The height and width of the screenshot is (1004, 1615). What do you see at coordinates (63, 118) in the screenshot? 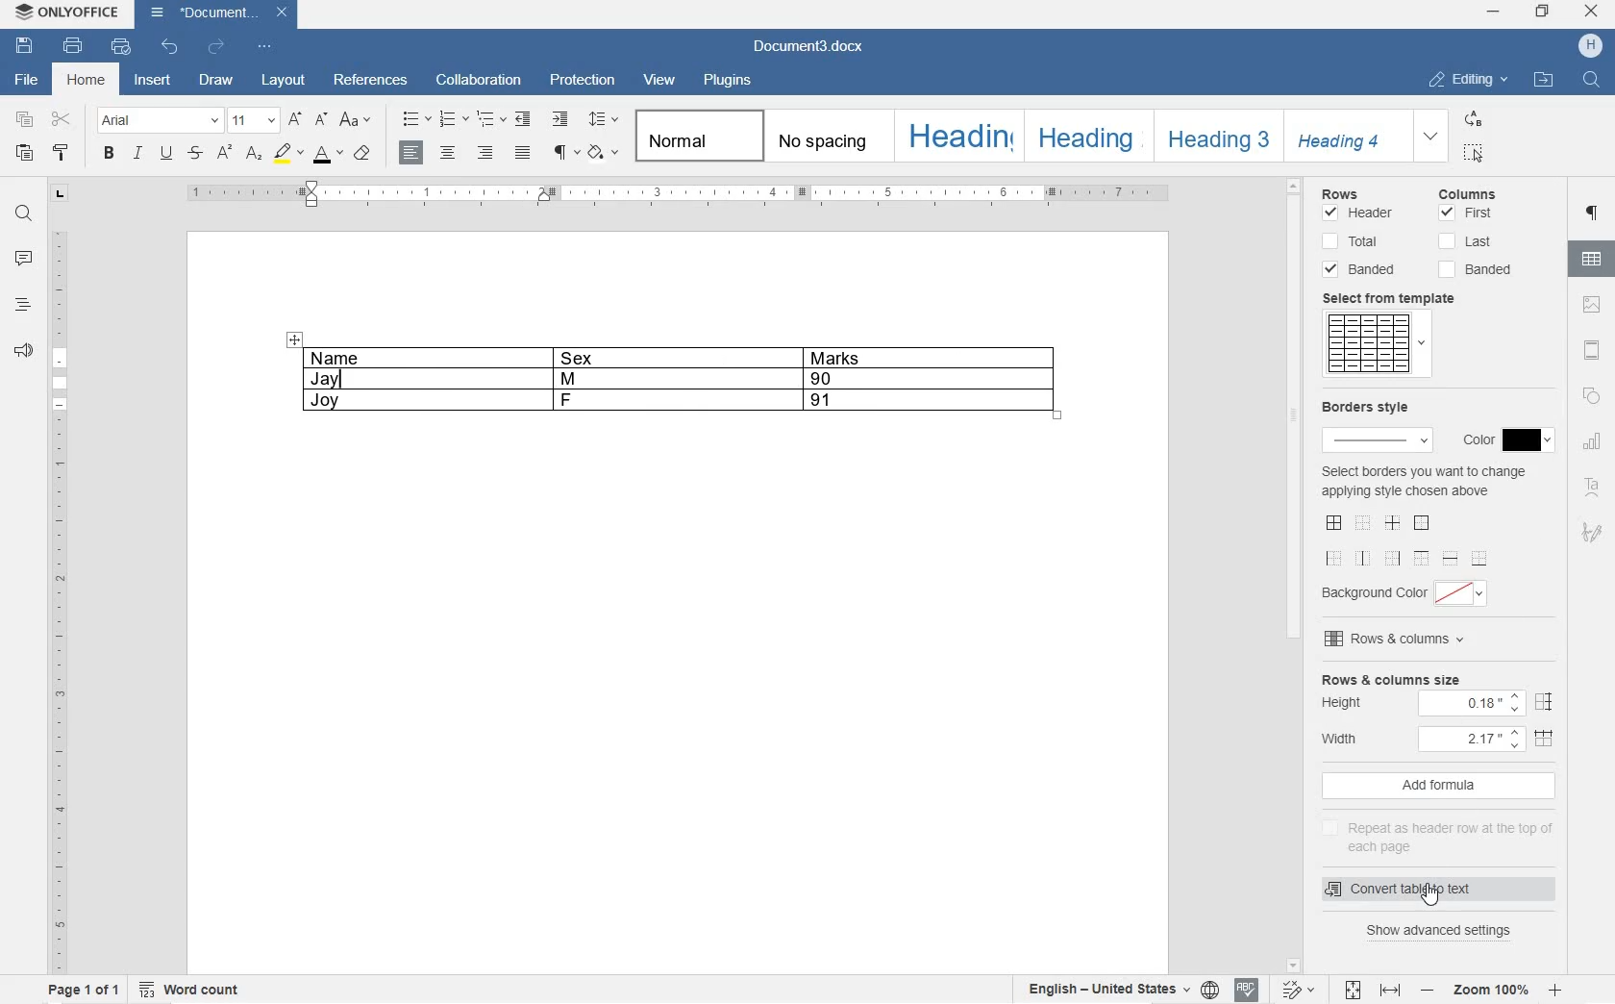
I see `CUT` at bounding box center [63, 118].